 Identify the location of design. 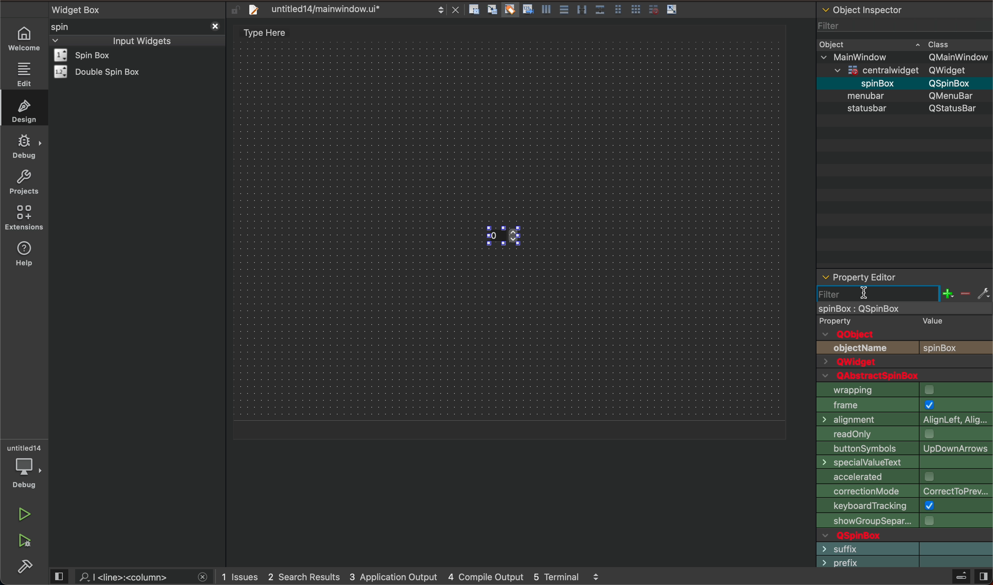
(22, 109).